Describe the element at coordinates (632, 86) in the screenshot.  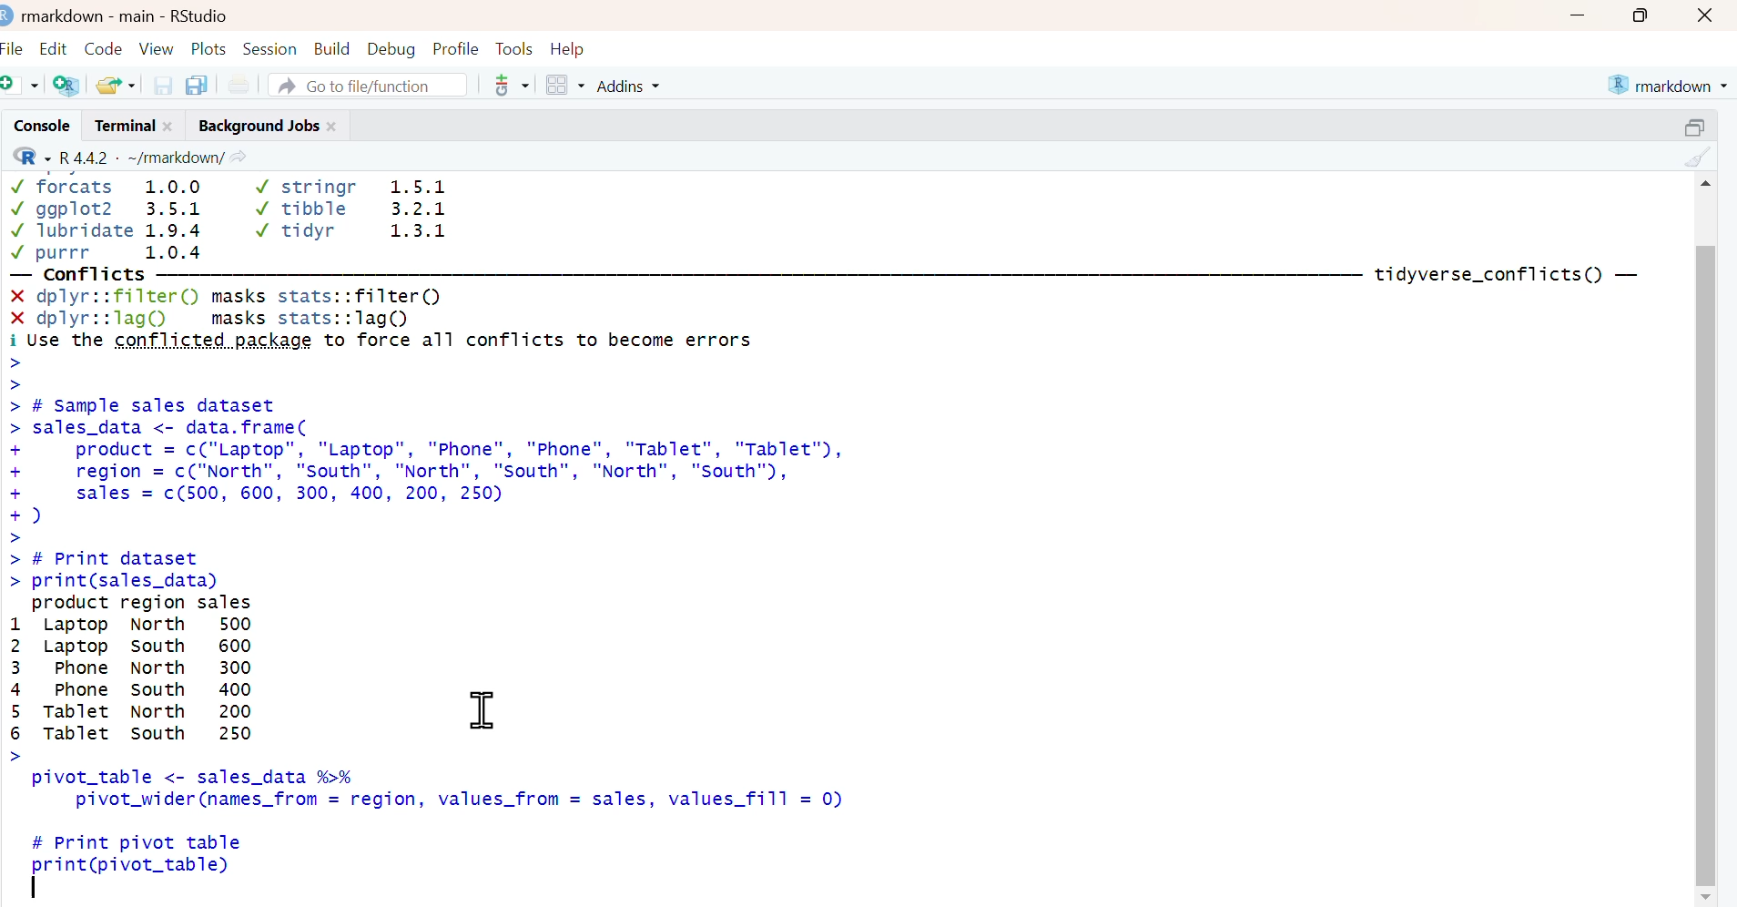
I see `Addins` at that location.